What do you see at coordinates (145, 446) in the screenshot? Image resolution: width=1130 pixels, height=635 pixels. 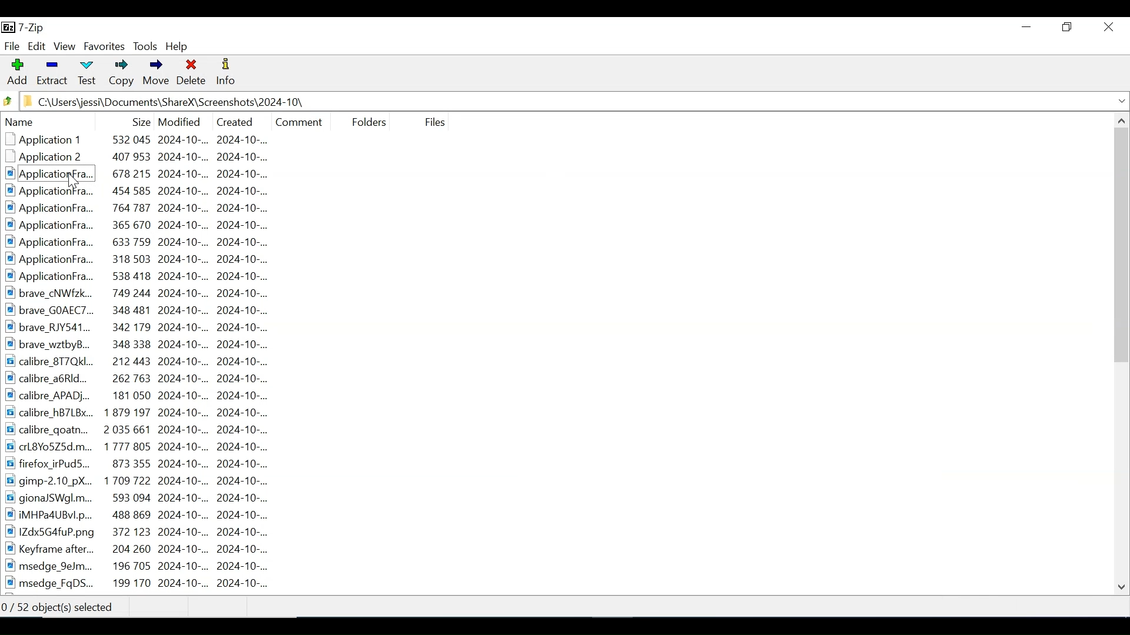 I see `carl8Yo5Z25d.m... 1777 805 2024-10-.. 2024-10-...` at bounding box center [145, 446].